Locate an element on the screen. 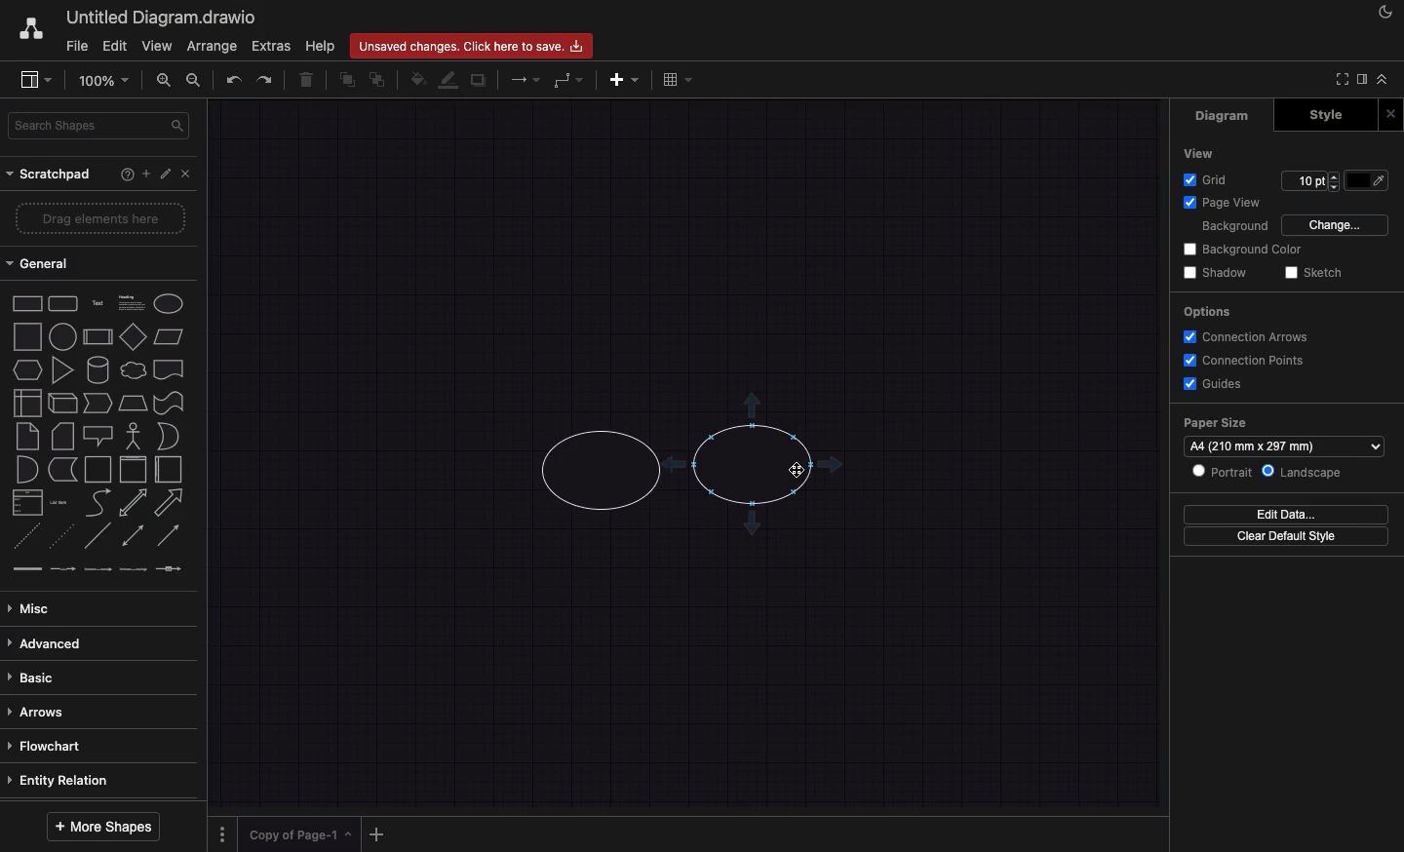 The width and height of the screenshot is (1404, 852). line color is located at coordinates (447, 79).